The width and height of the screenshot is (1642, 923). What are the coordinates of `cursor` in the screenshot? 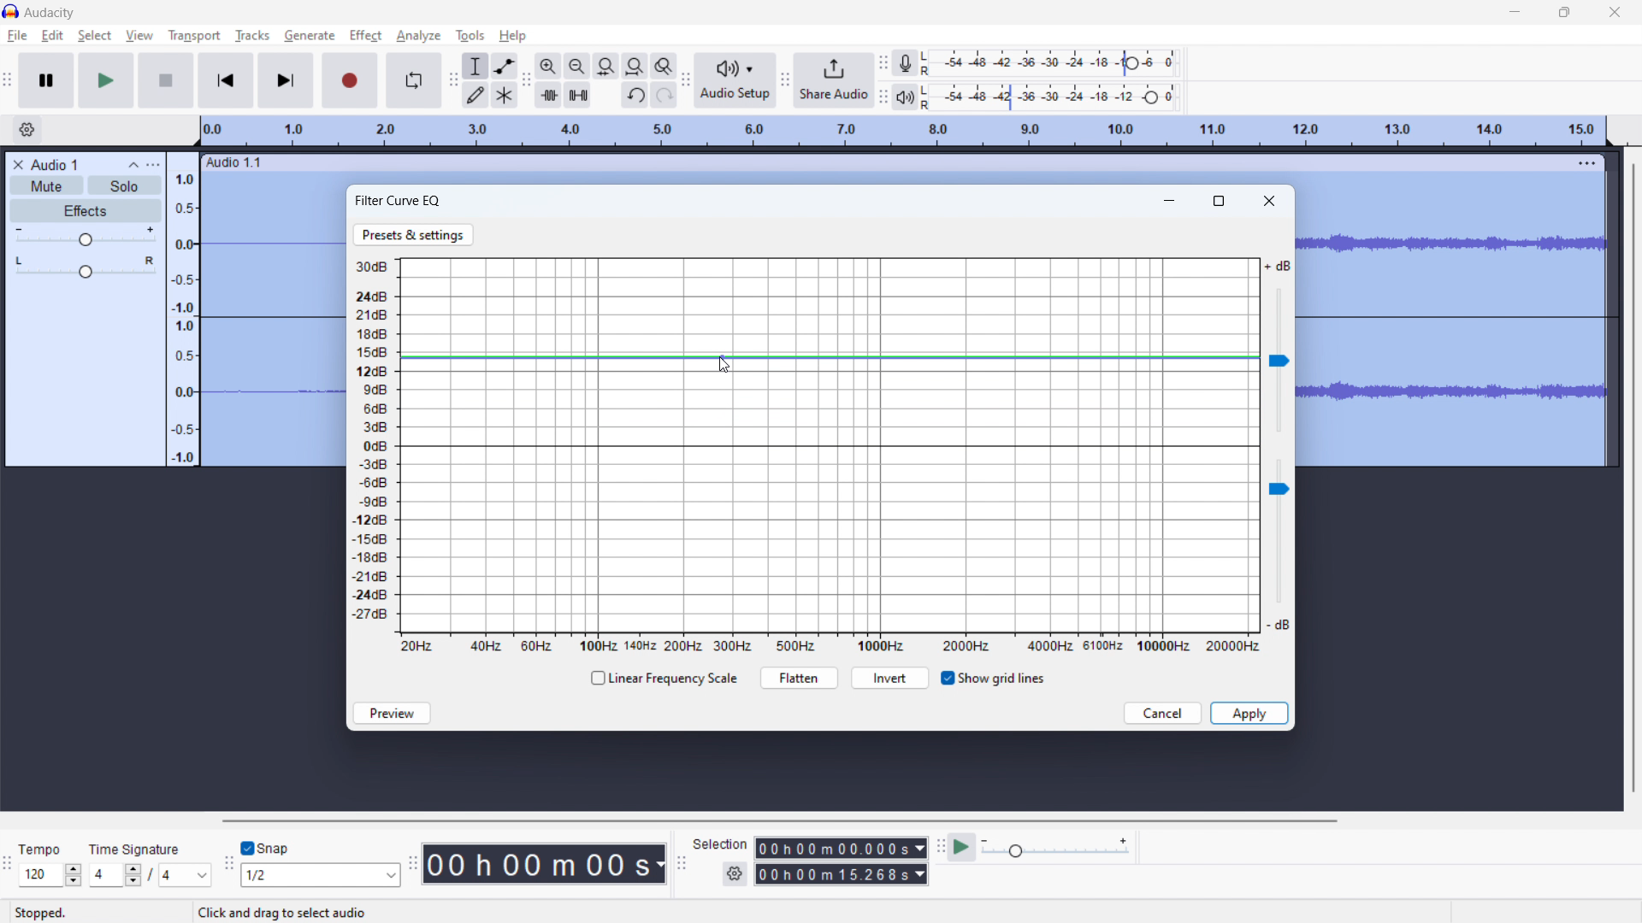 It's located at (730, 365).